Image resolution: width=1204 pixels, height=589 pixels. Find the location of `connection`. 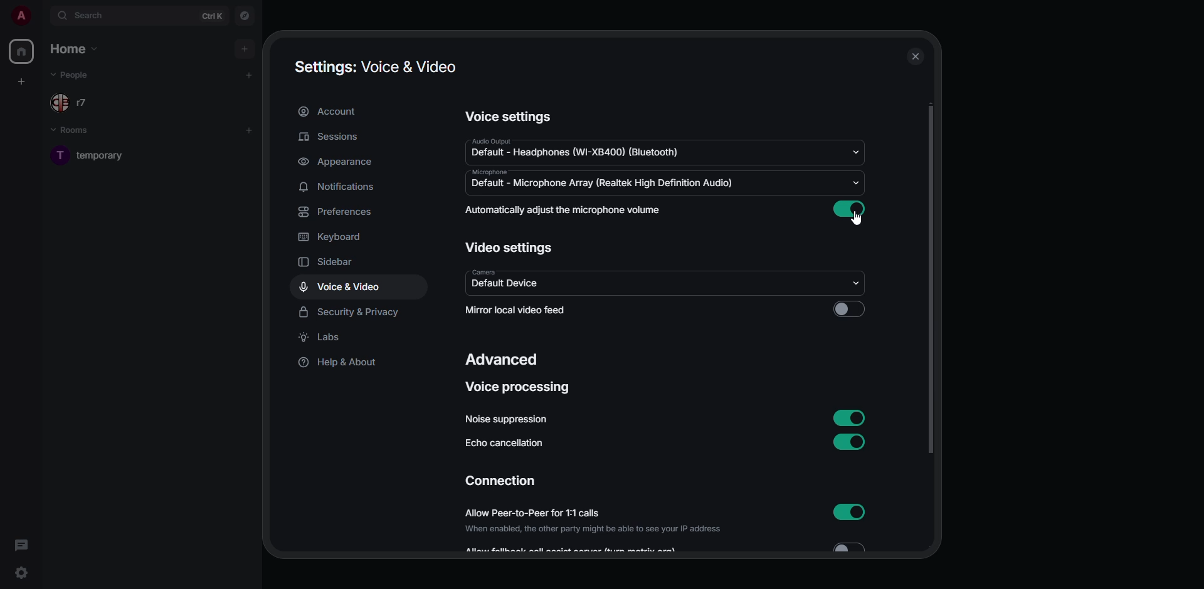

connection is located at coordinates (500, 481).